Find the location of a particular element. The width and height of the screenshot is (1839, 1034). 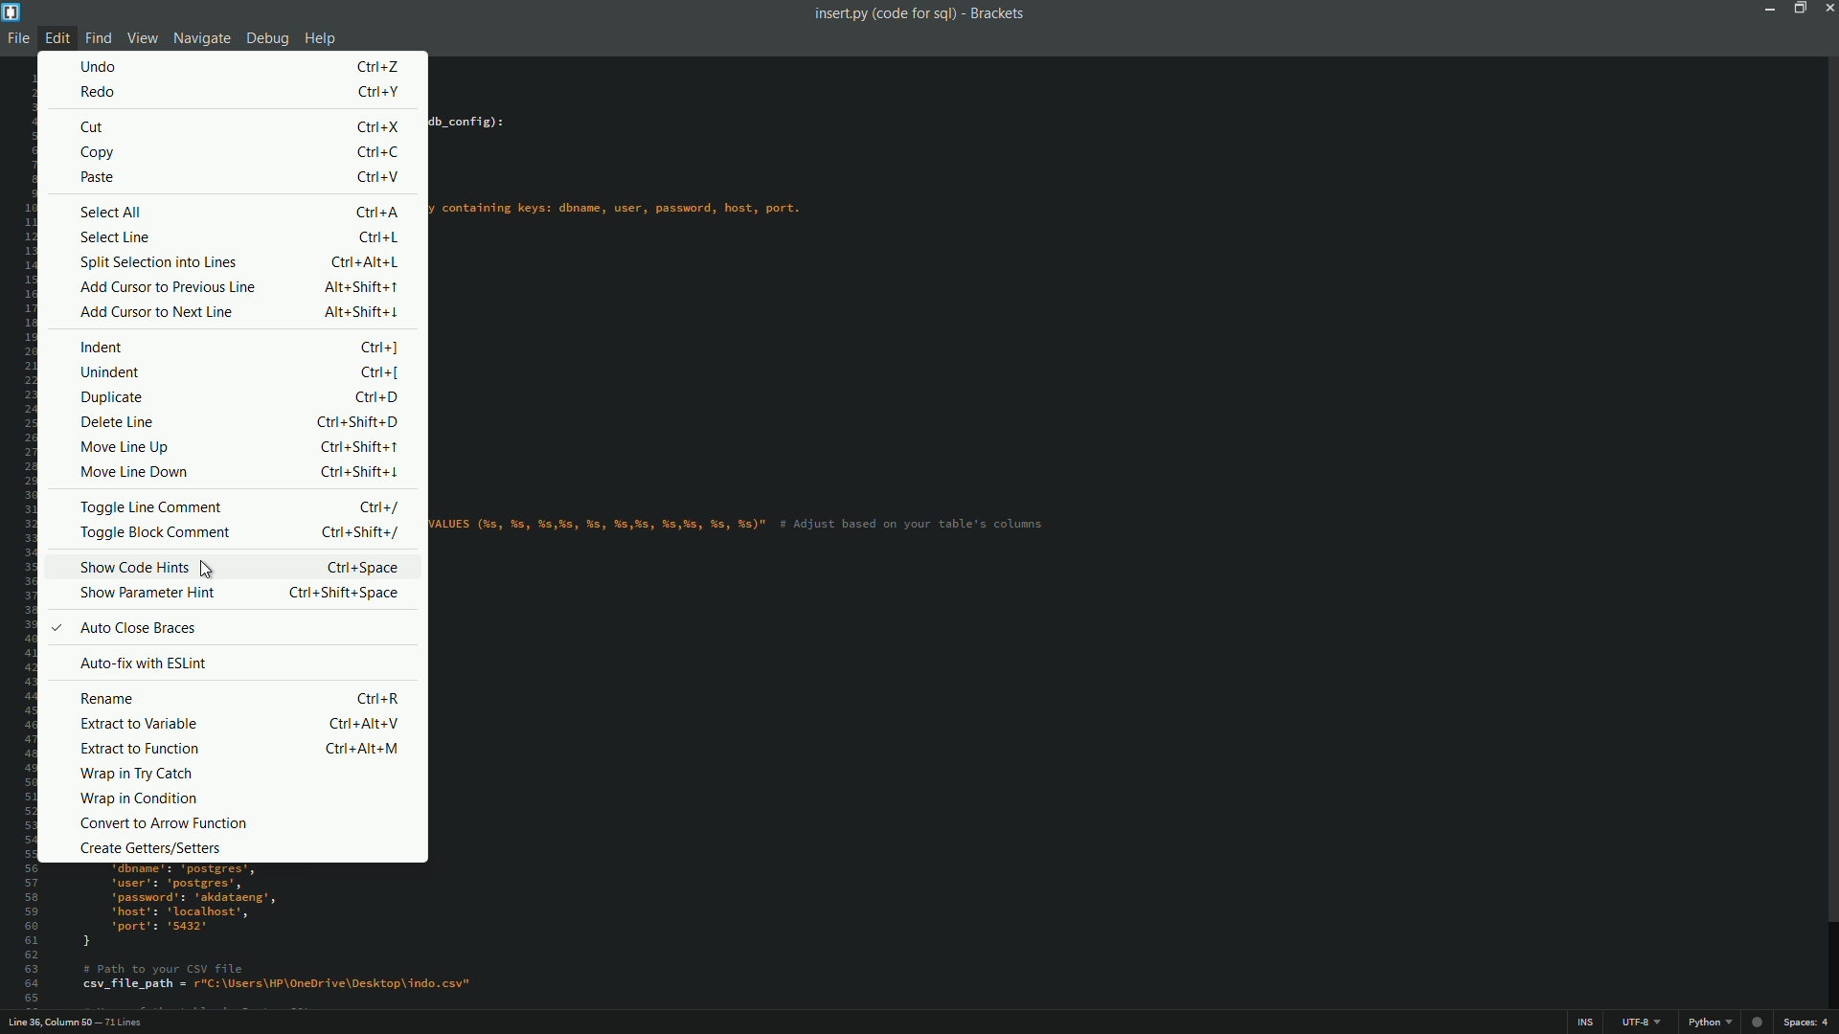

unindent is located at coordinates (110, 373).